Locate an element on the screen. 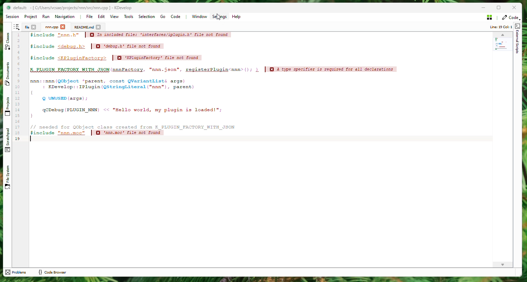 Image resolution: width=527 pixels, height=282 pixels. Settings is located at coordinates (219, 17).